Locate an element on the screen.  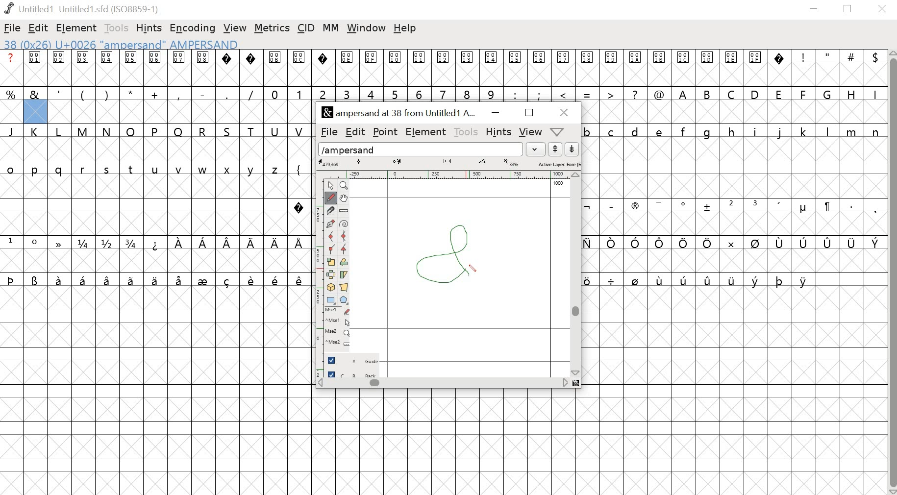
symbol is located at coordinates (204, 280).